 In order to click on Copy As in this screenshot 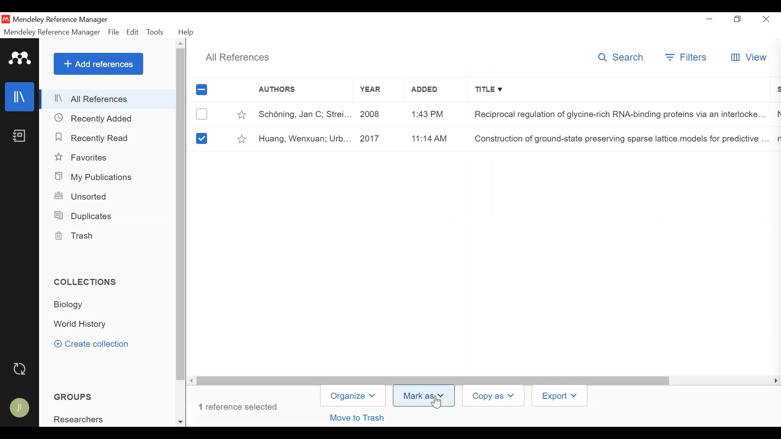, I will do `click(493, 396)`.